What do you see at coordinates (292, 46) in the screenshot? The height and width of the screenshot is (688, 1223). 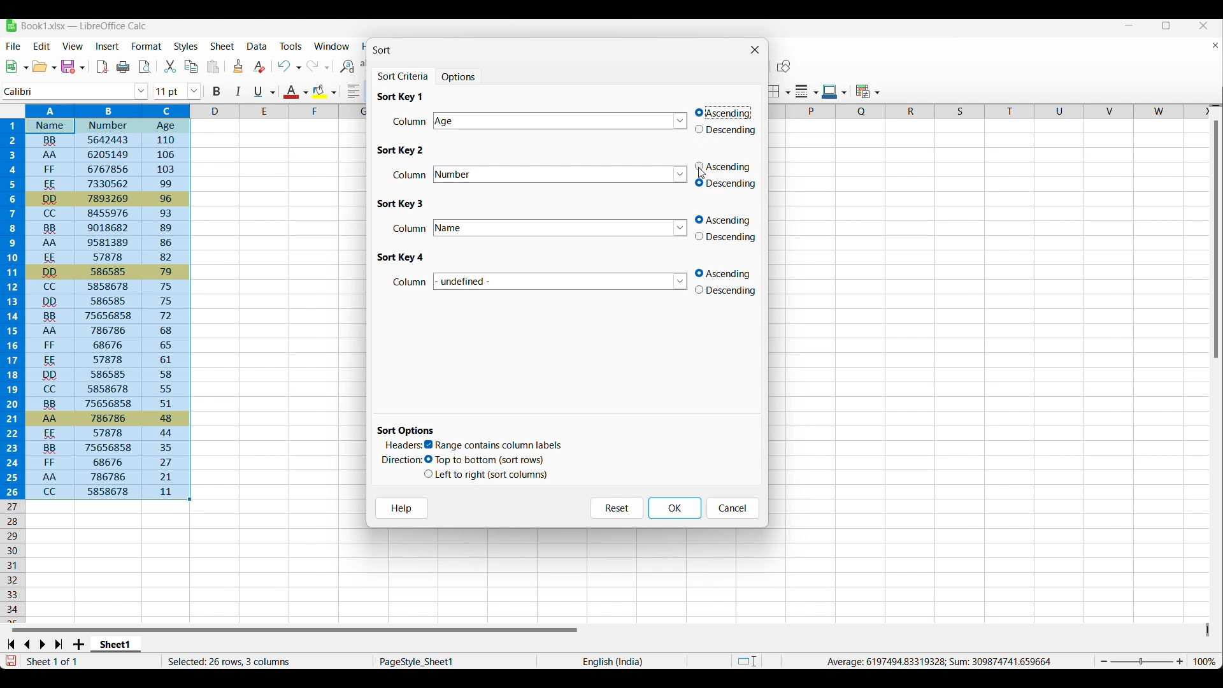 I see `Tools menu` at bounding box center [292, 46].